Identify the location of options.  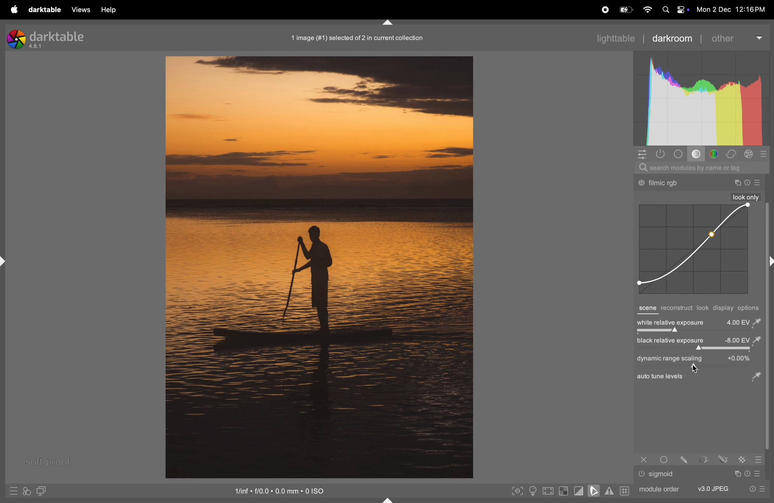
(751, 308).